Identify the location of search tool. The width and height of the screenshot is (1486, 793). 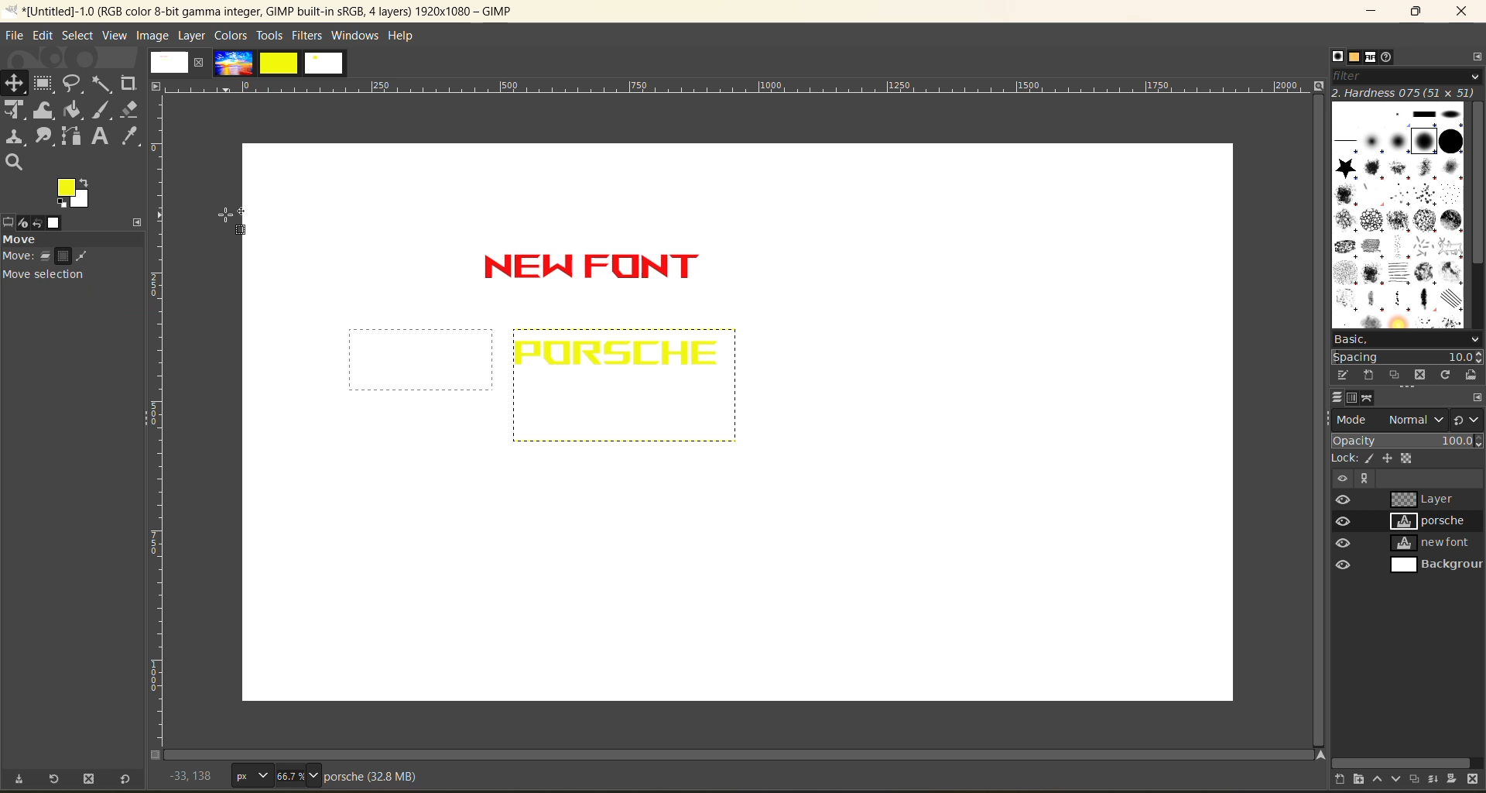
(18, 163).